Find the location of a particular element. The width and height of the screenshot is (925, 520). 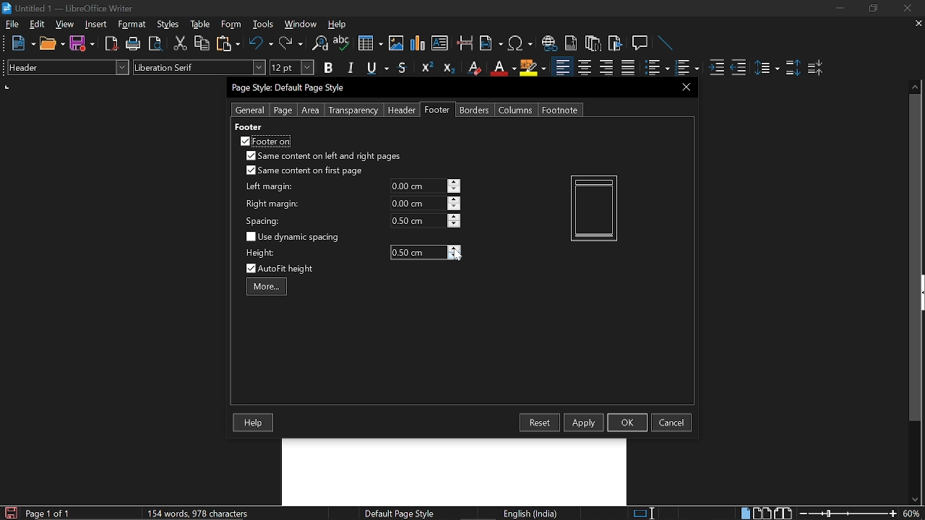

increase spacing is located at coordinates (455, 216).